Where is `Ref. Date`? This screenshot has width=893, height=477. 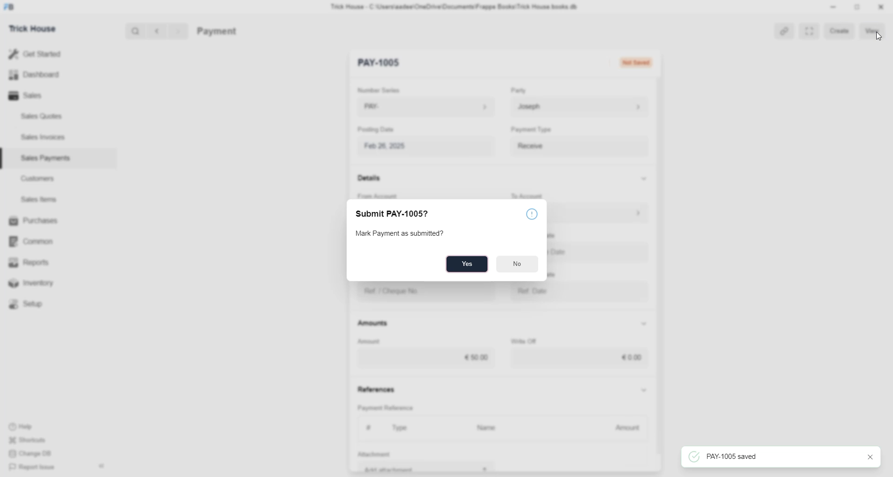
Ref. Date is located at coordinates (580, 291).